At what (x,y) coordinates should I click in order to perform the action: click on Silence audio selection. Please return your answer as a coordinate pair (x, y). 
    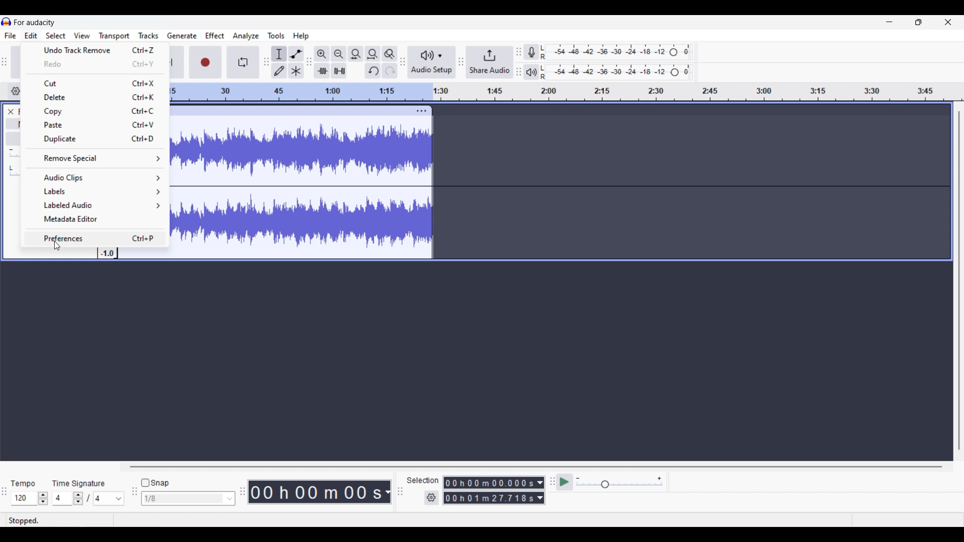
    Looking at the image, I should click on (339, 71).